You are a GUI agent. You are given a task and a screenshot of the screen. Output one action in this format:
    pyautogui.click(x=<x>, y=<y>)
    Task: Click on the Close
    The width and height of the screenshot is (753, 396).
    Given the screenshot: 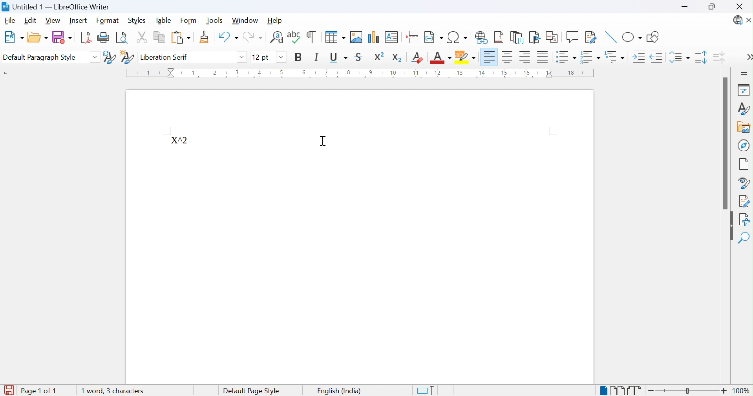 What is the action you would take?
    pyautogui.click(x=748, y=20)
    